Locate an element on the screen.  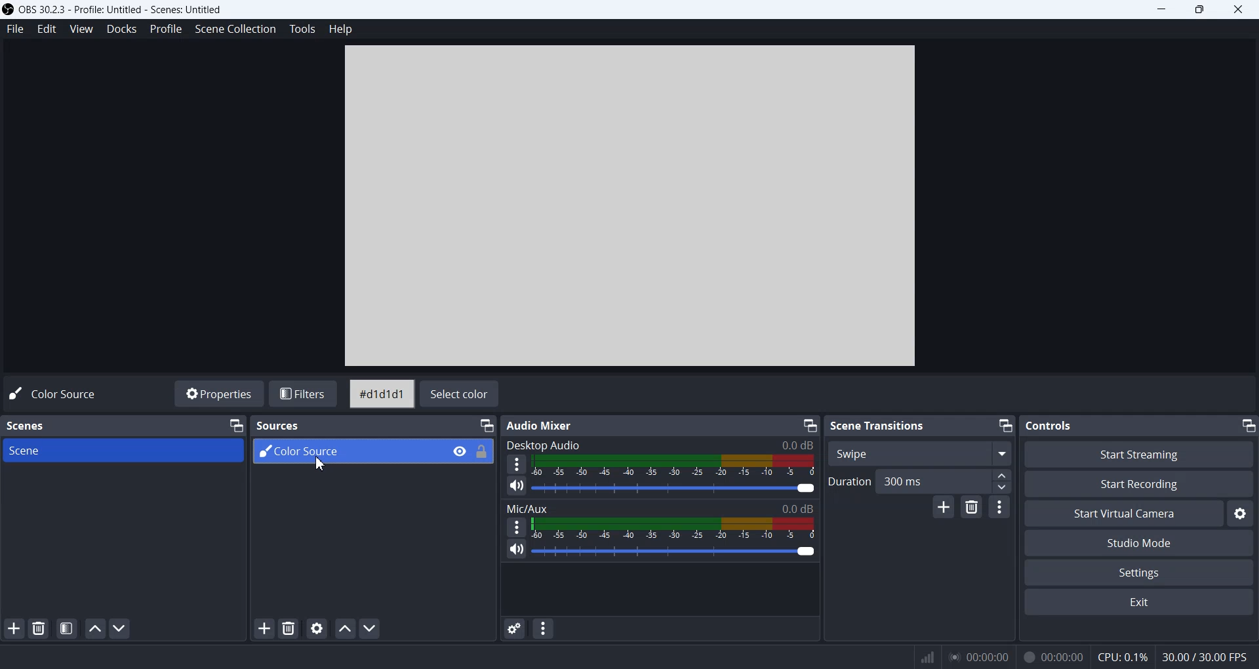
Volume Adjuster is located at coordinates (673, 550).